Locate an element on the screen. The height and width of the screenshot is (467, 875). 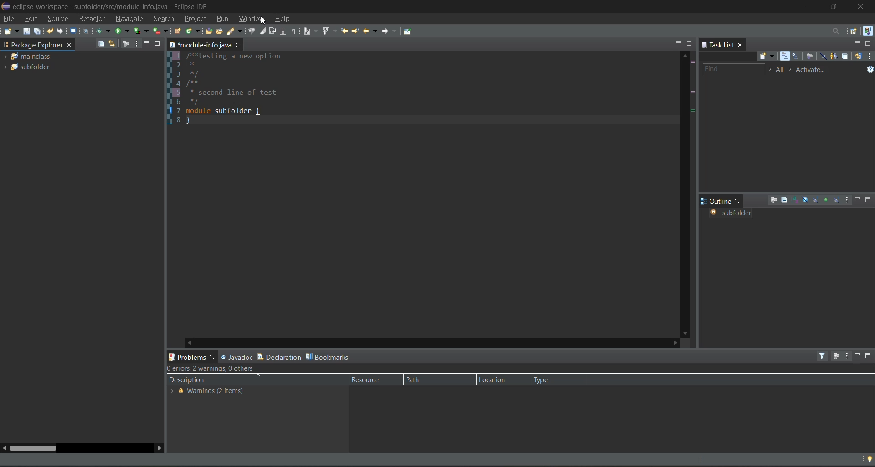
window is located at coordinates (252, 18).